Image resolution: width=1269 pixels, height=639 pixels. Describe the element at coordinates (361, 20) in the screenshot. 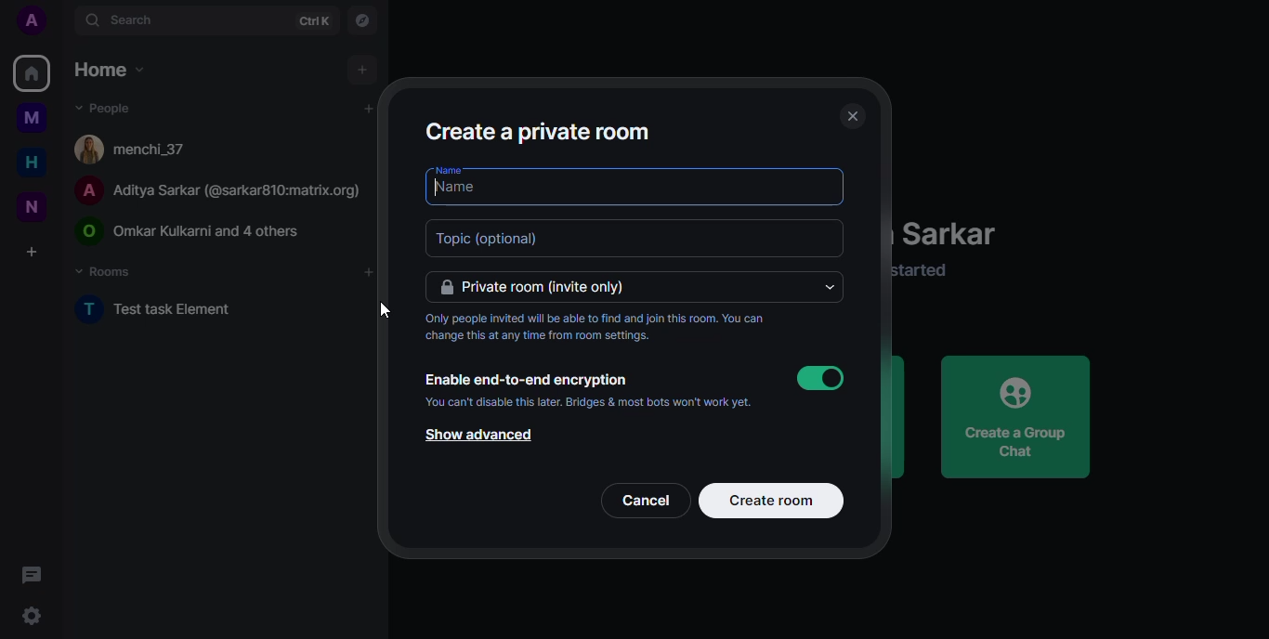

I see `navigator` at that location.